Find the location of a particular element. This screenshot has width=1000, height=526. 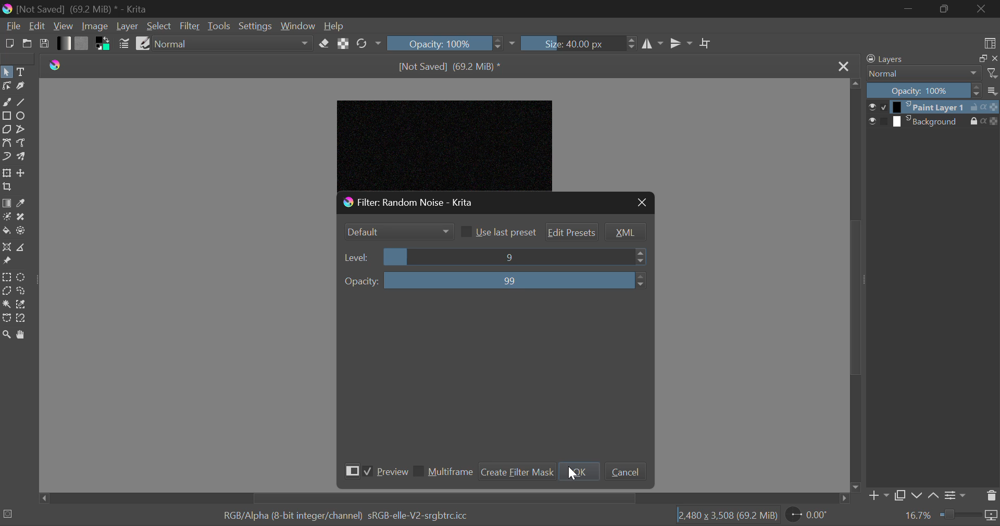

move down is located at coordinates (855, 487).